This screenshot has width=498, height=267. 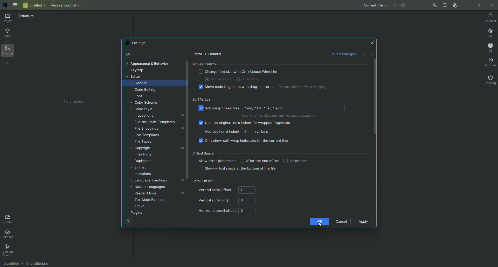 What do you see at coordinates (129, 222) in the screenshot?
I see `Help` at bounding box center [129, 222].